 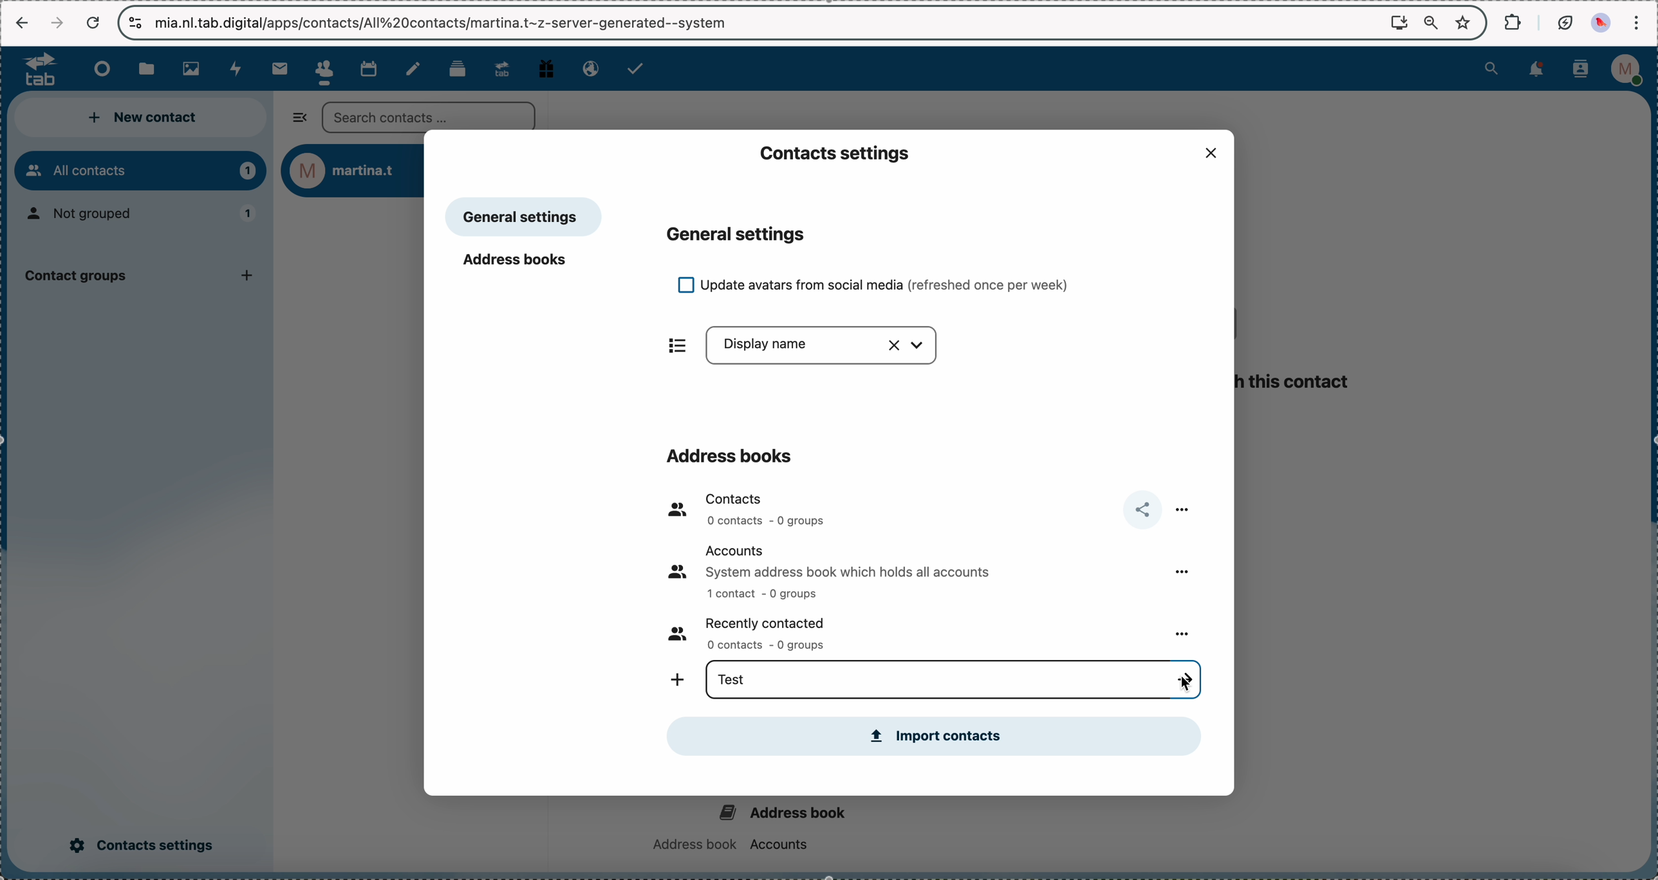 I want to click on mail, so click(x=279, y=69).